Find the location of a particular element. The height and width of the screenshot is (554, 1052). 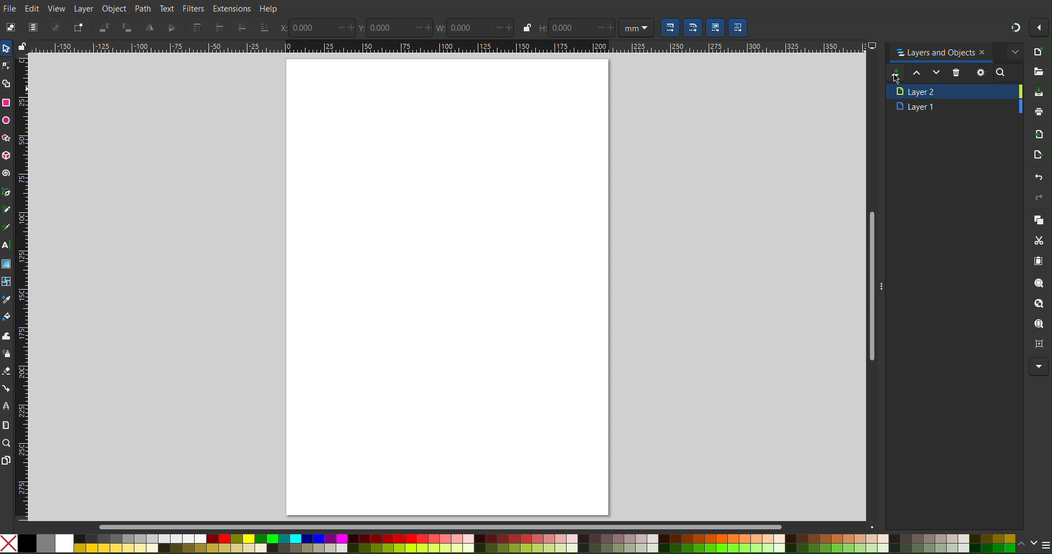

Unit is located at coordinates (637, 27).